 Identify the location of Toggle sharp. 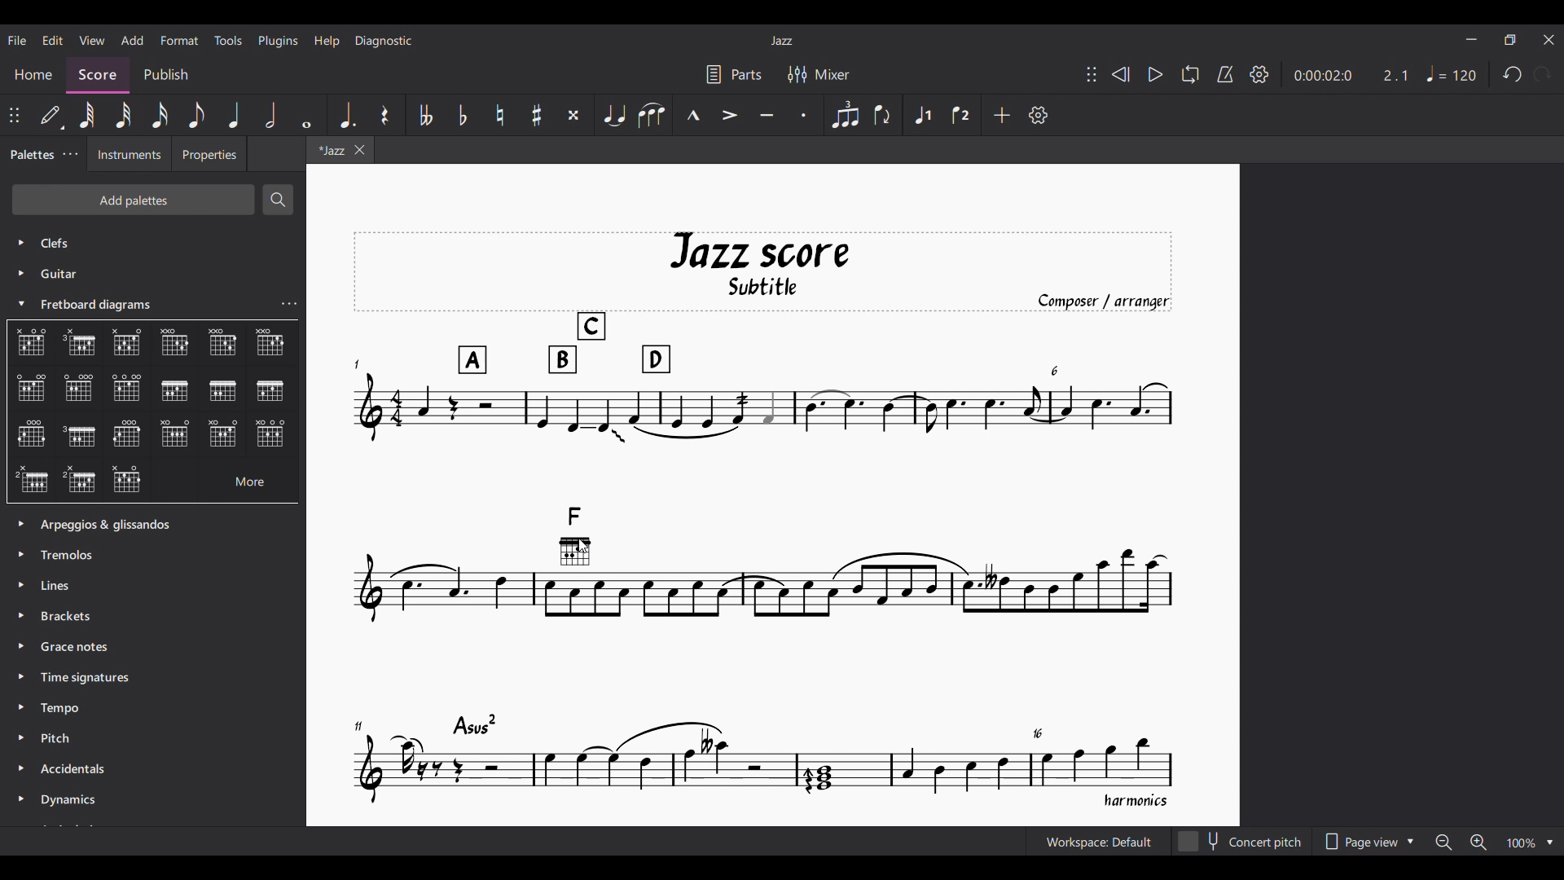
(537, 115).